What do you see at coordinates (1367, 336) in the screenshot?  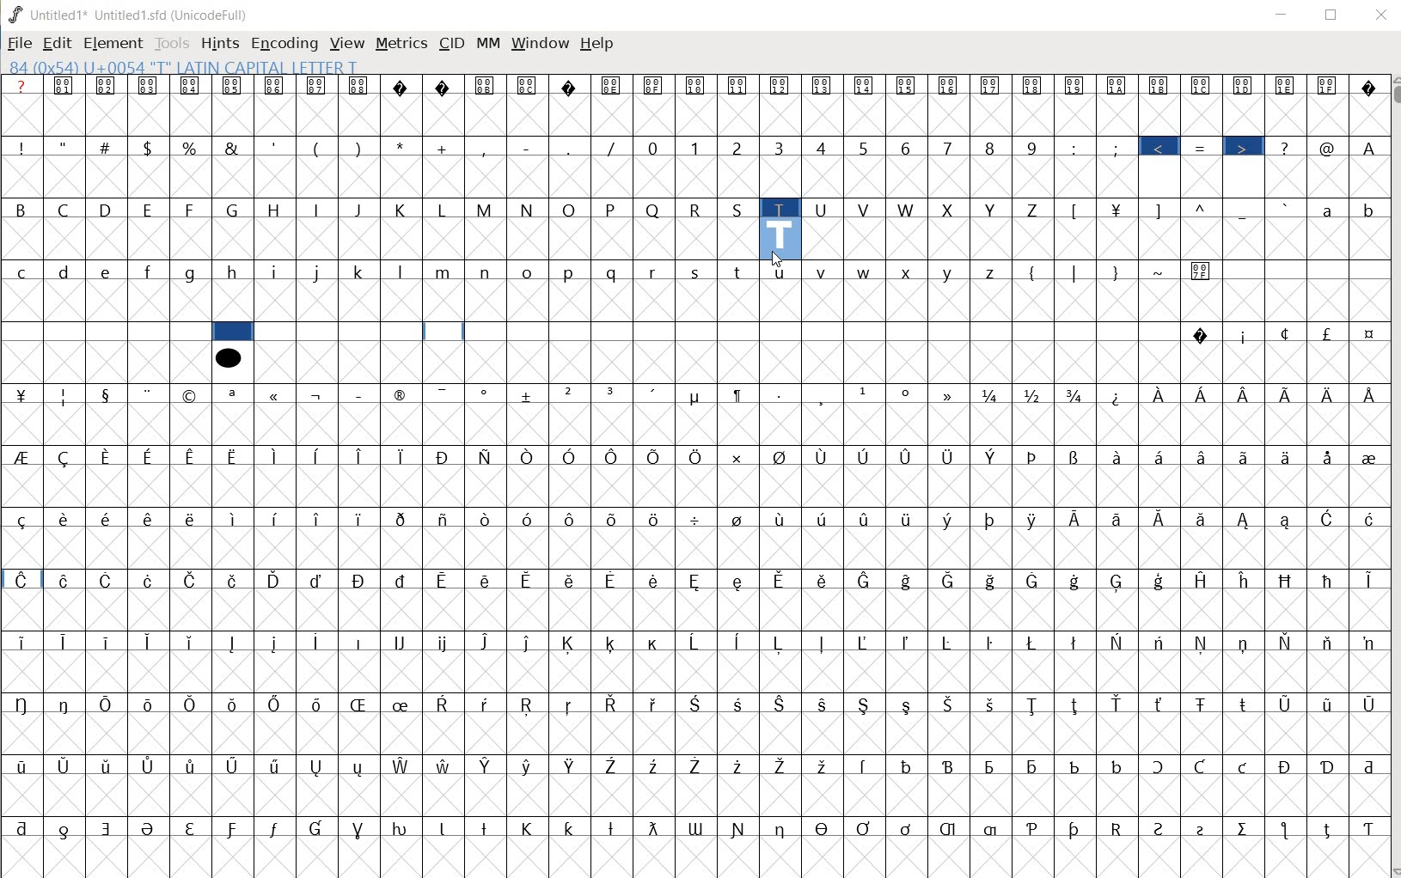 I see `Symbol` at bounding box center [1367, 336].